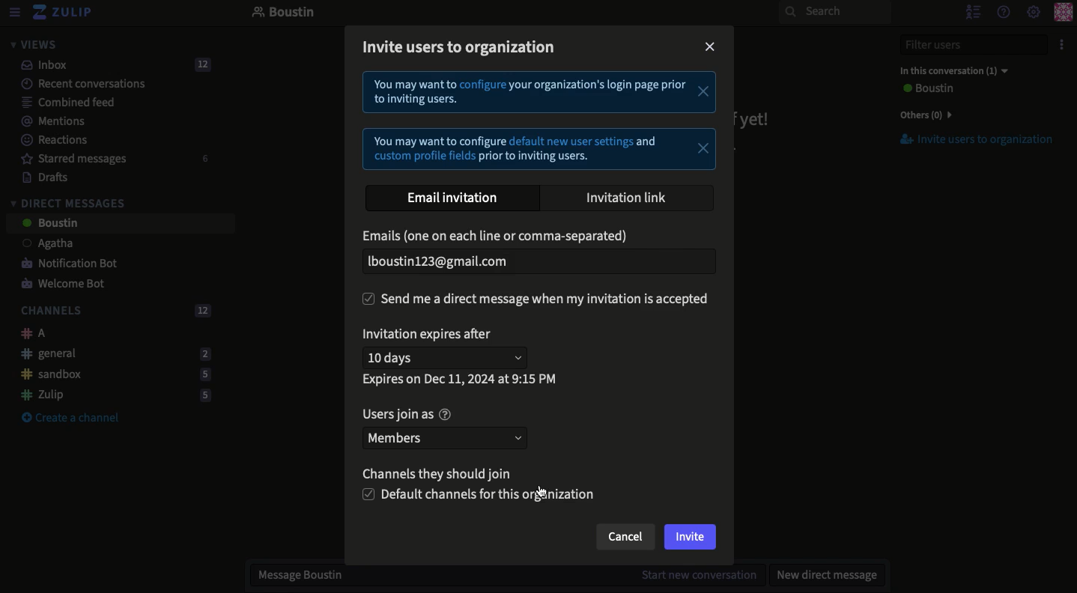  Describe the element at coordinates (431, 334) in the screenshot. I see `Invitation expires after` at that location.